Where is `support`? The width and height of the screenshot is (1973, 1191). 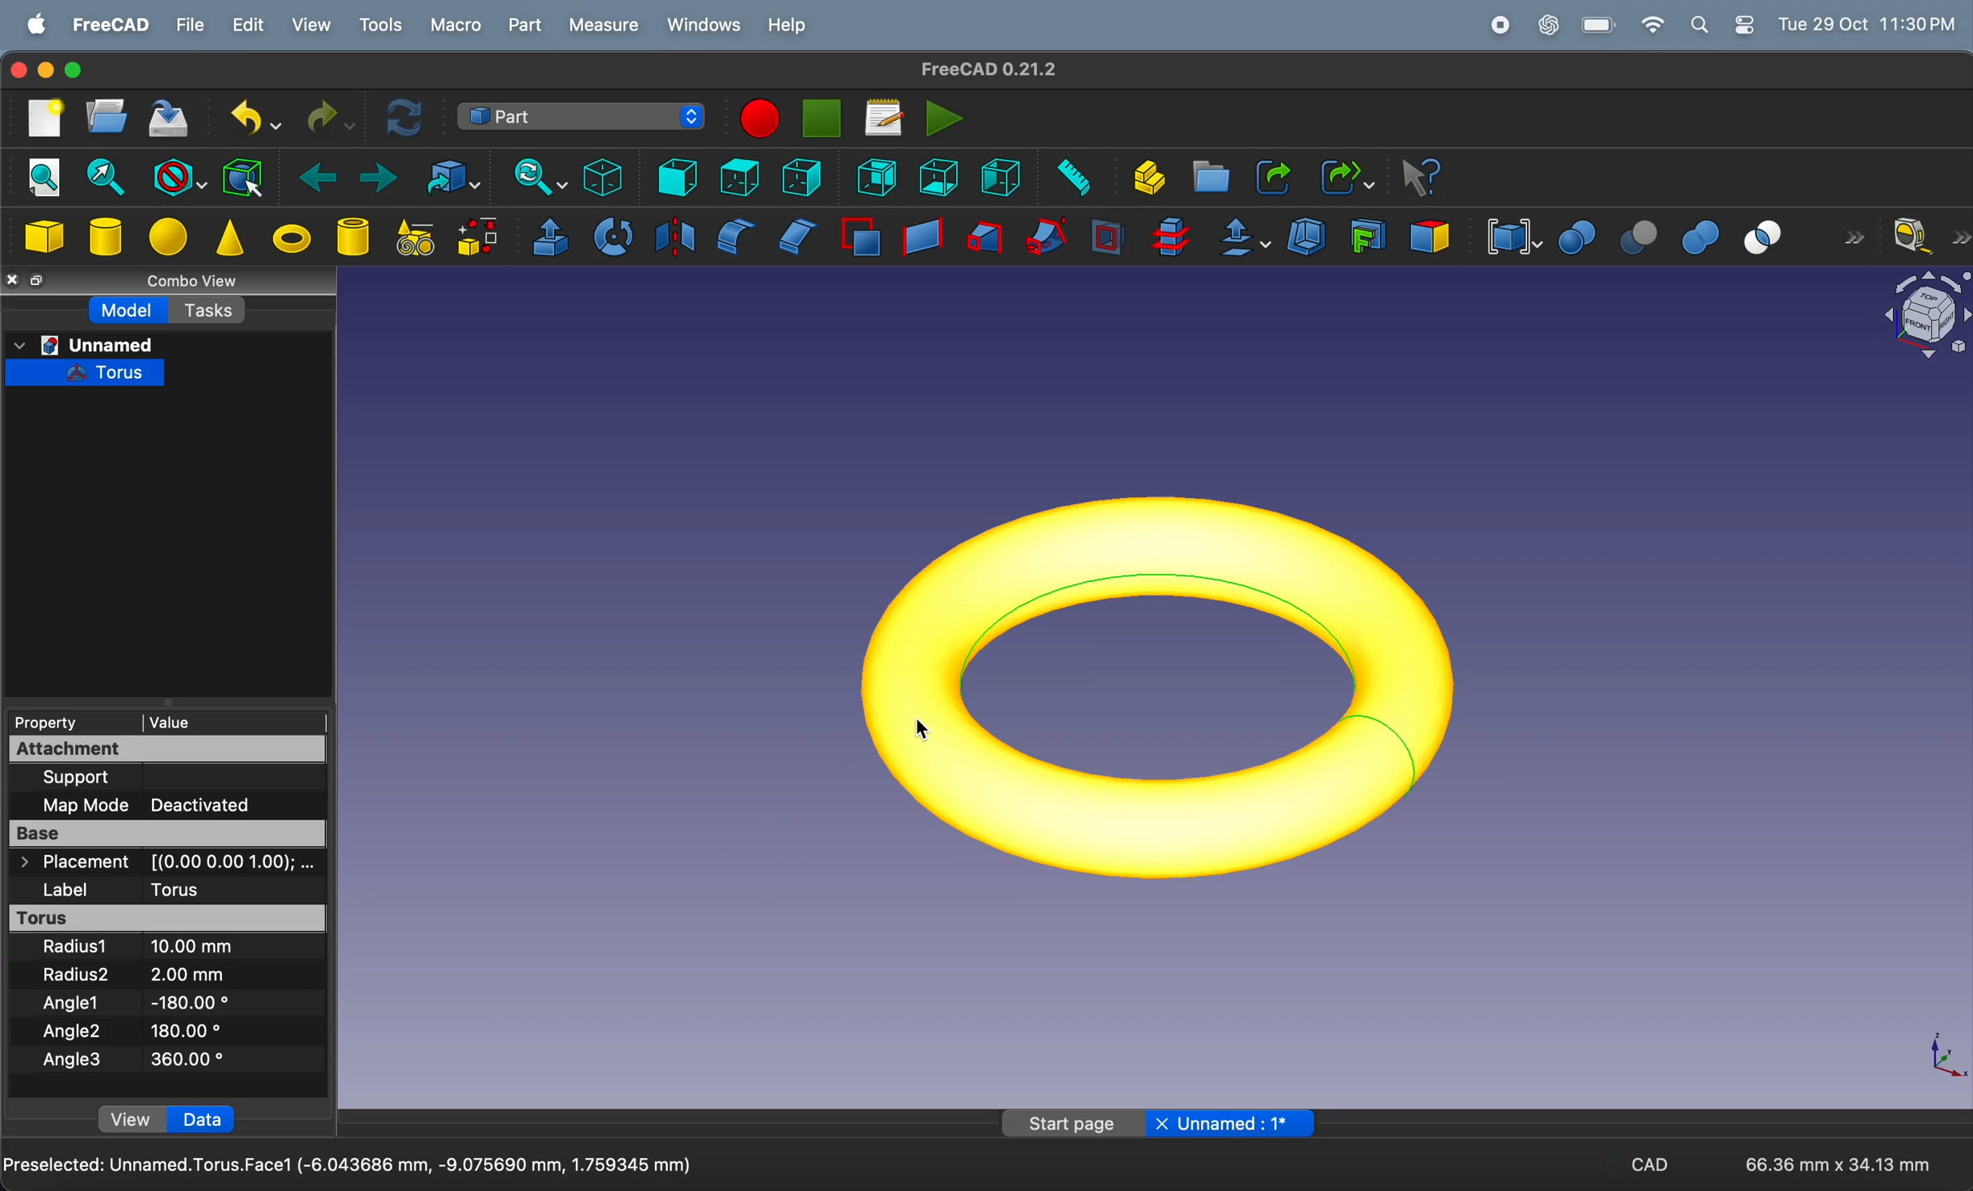 support is located at coordinates (90, 779).